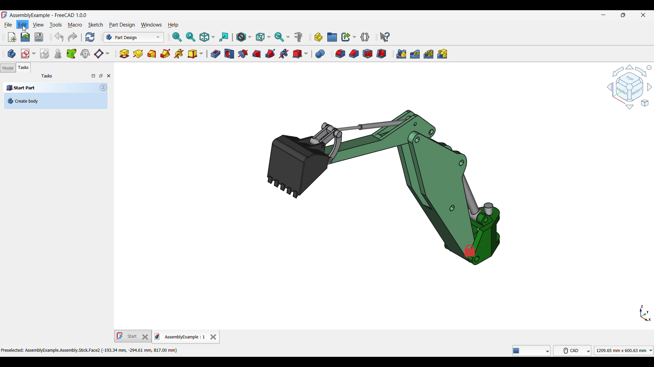 The width and height of the screenshot is (654, 367). What do you see at coordinates (12, 37) in the screenshot?
I see `New` at bounding box center [12, 37].